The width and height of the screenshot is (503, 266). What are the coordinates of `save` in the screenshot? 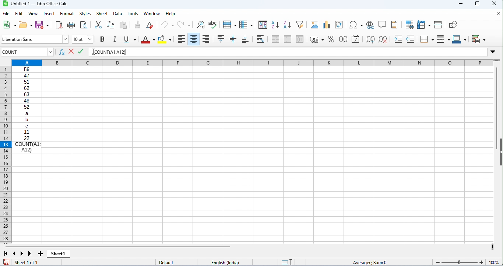 It's located at (43, 25).